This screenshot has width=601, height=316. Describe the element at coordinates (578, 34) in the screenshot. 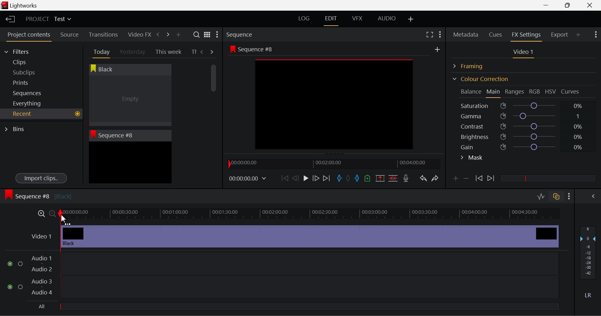

I see `Add Panel` at that location.